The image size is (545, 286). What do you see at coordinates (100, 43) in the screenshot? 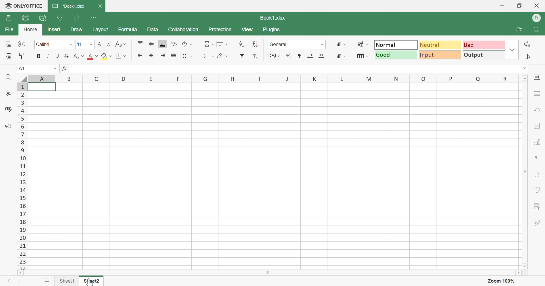
I see `Increment font size` at bounding box center [100, 43].